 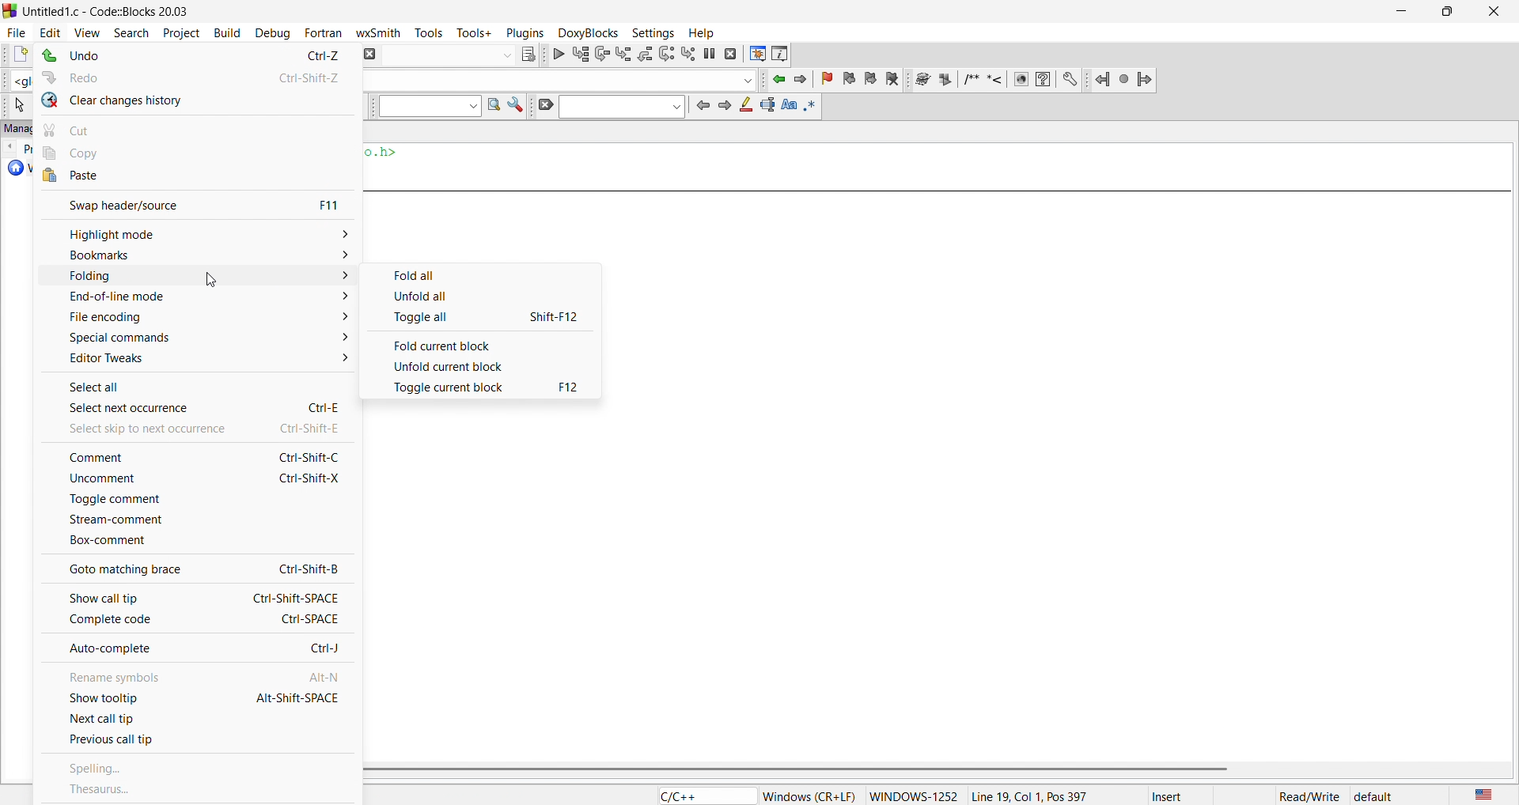 I want to click on search box, so click(x=425, y=107).